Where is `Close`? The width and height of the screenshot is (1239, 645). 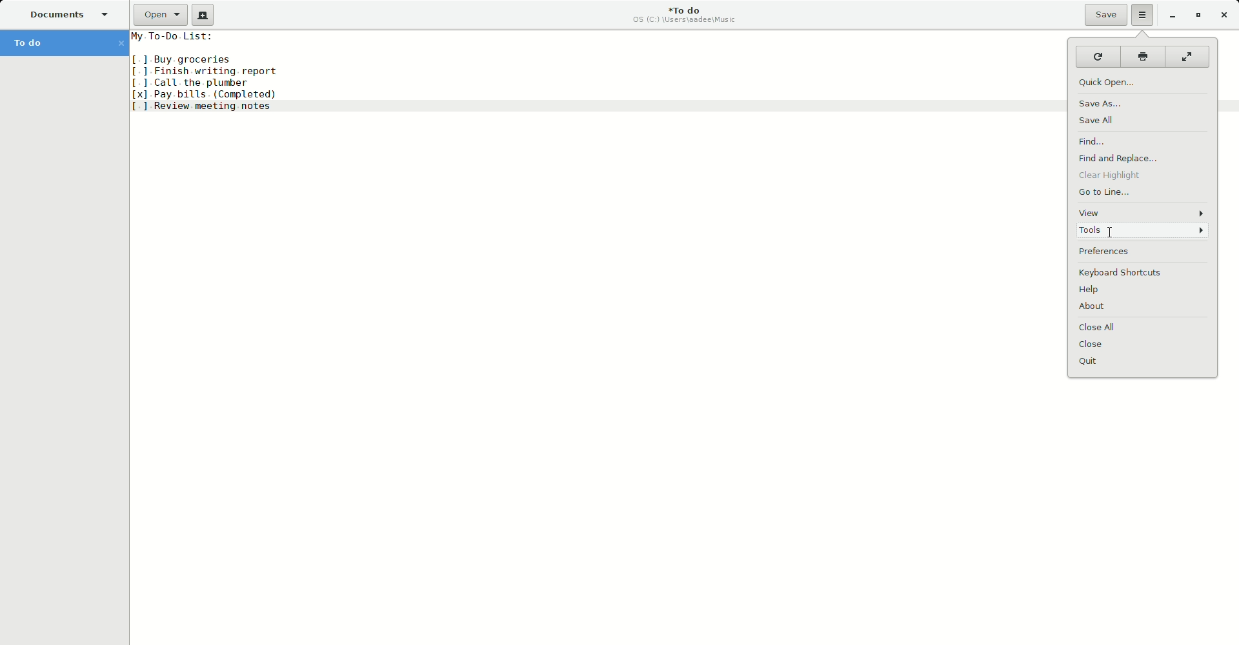
Close is located at coordinates (1096, 345).